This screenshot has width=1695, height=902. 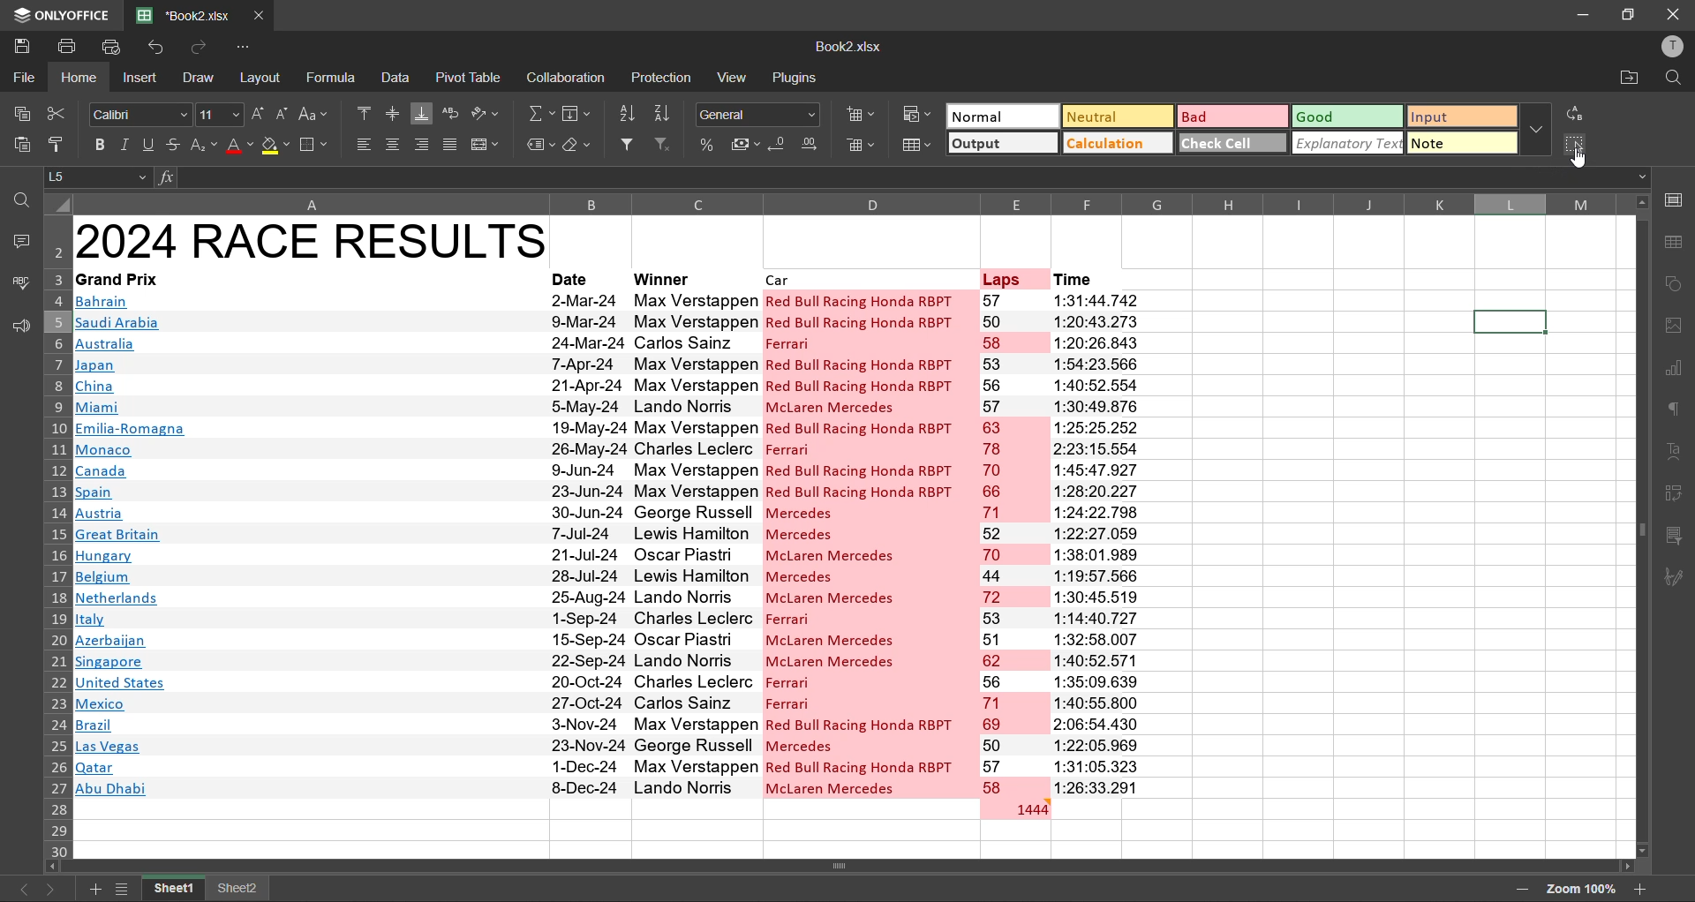 I want to click on replace, so click(x=1580, y=113).